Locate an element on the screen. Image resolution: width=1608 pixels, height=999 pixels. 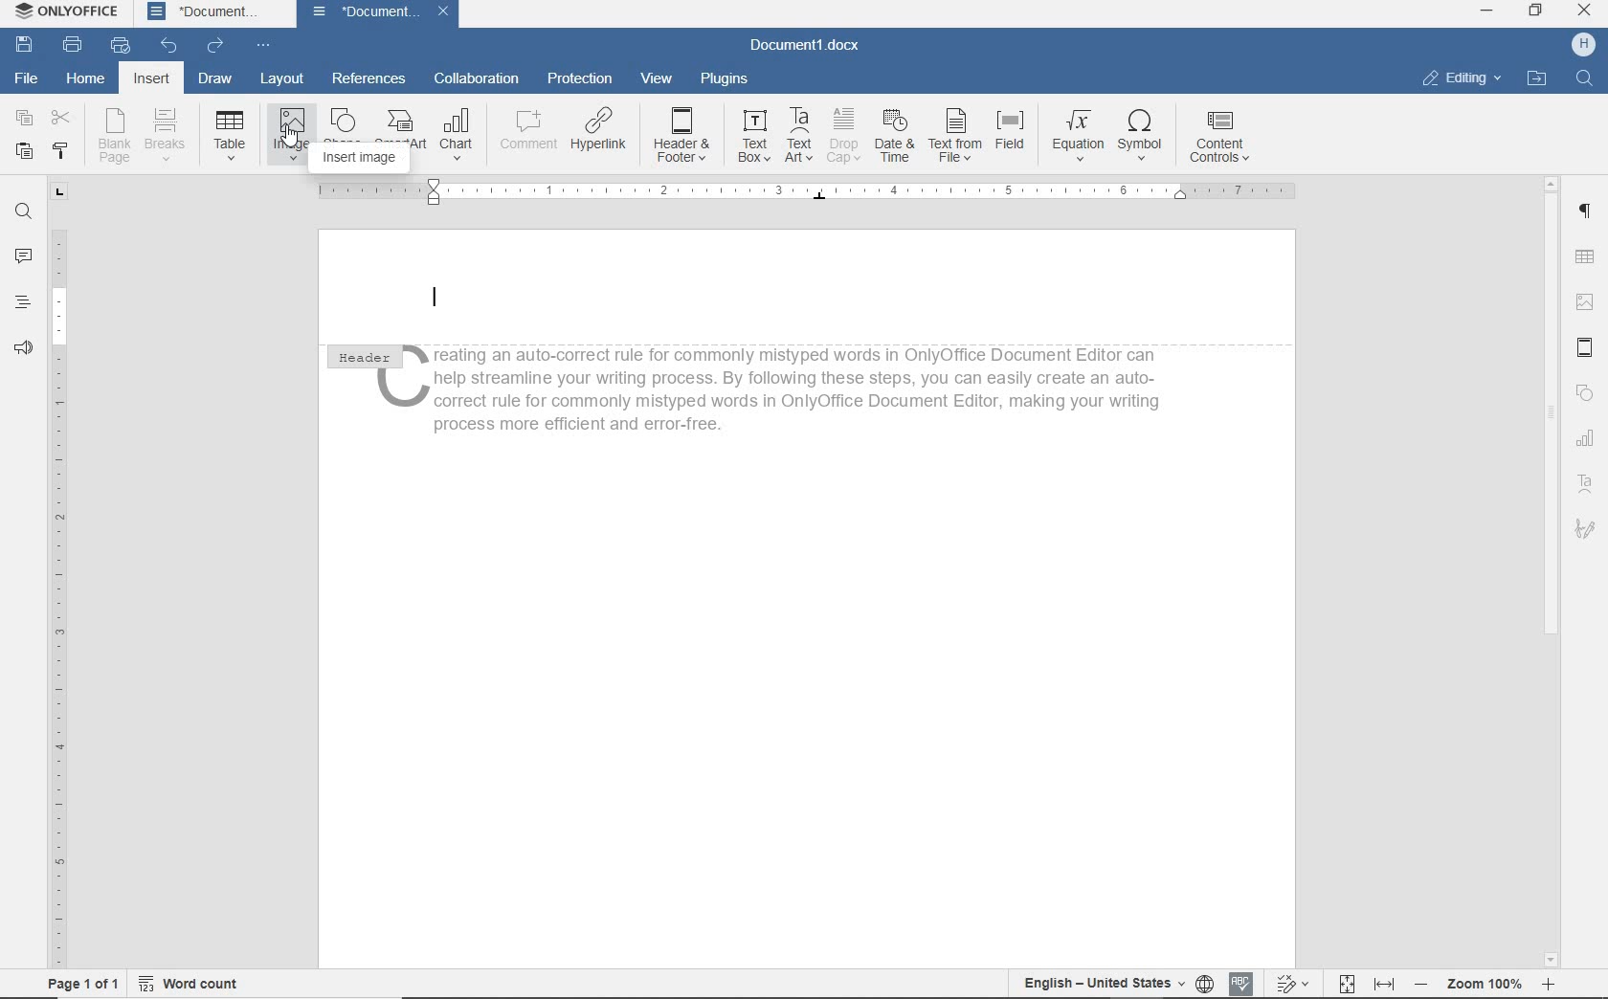
DOCUMENT NAME is located at coordinates (379, 13).